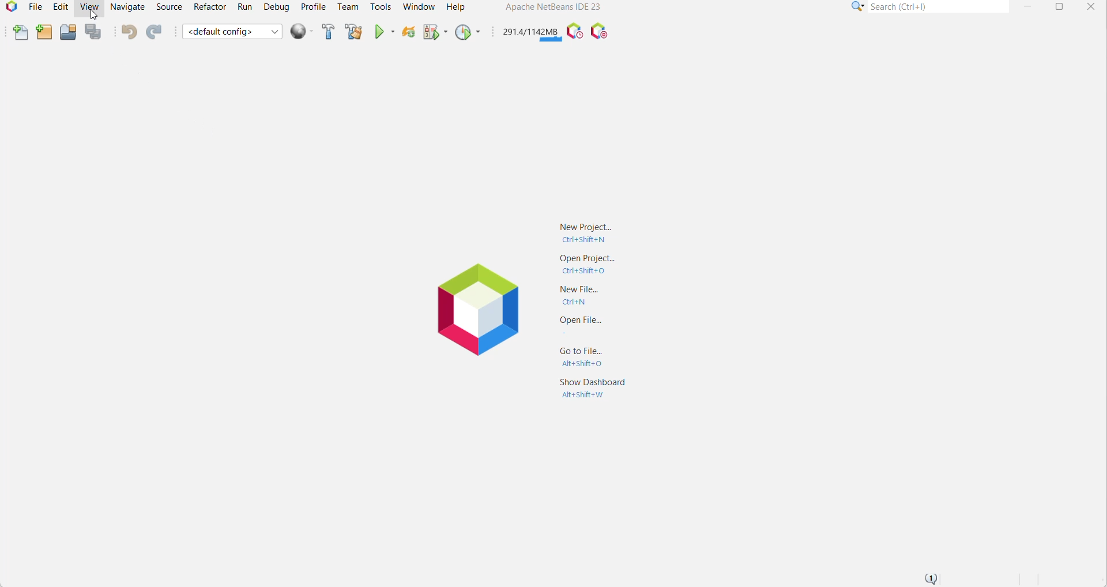 This screenshot has height=587, width=1107. What do you see at coordinates (129, 7) in the screenshot?
I see `Navigate` at bounding box center [129, 7].